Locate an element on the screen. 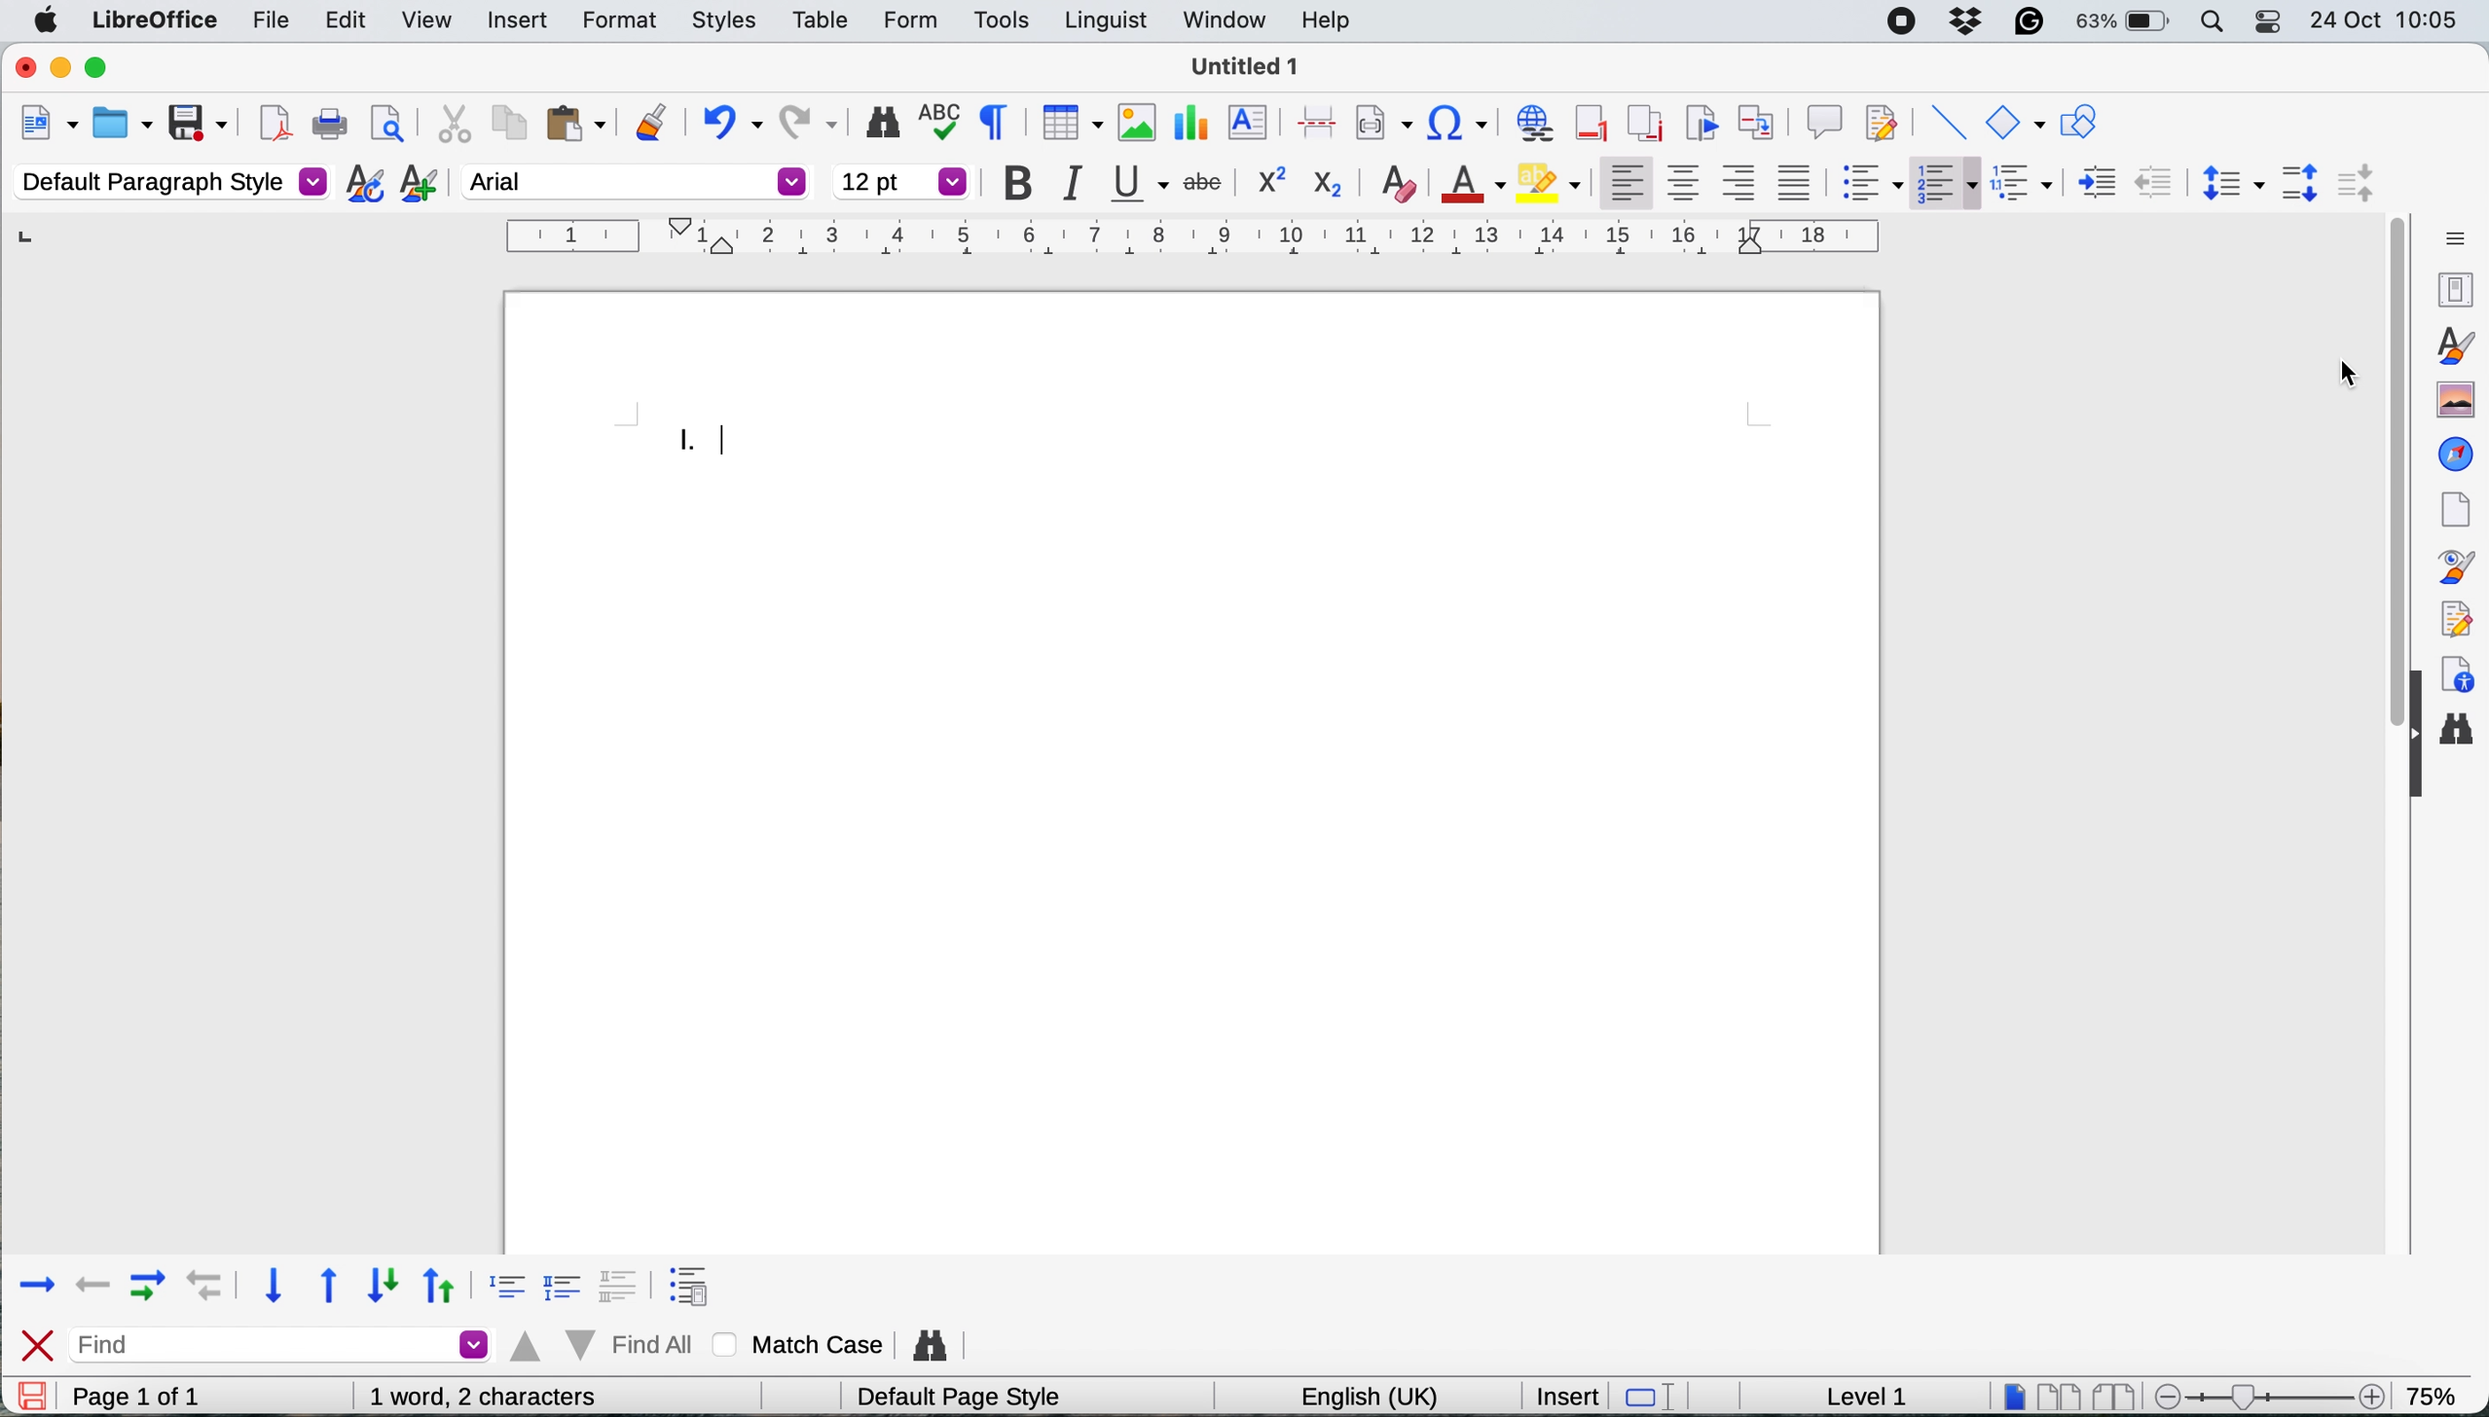 Image resolution: width=2489 pixels, height=1417 pixels. english(uk) is located at coordinates (1387, 1395).